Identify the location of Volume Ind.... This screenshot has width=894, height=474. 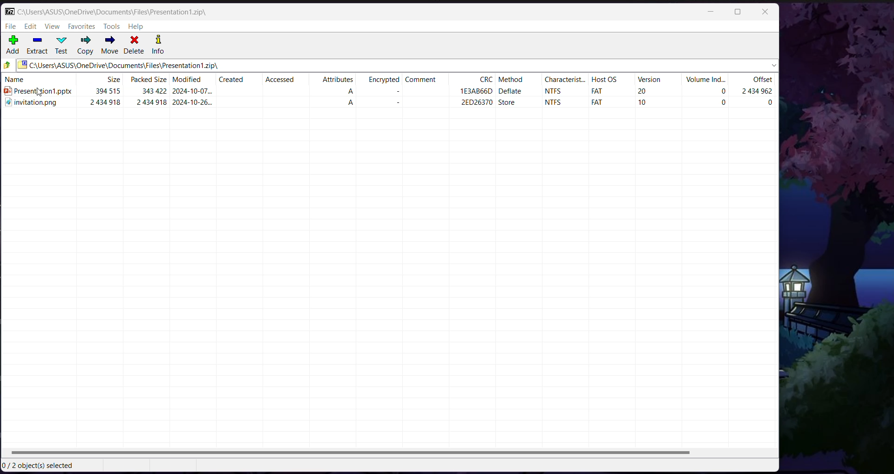
(705, 80).